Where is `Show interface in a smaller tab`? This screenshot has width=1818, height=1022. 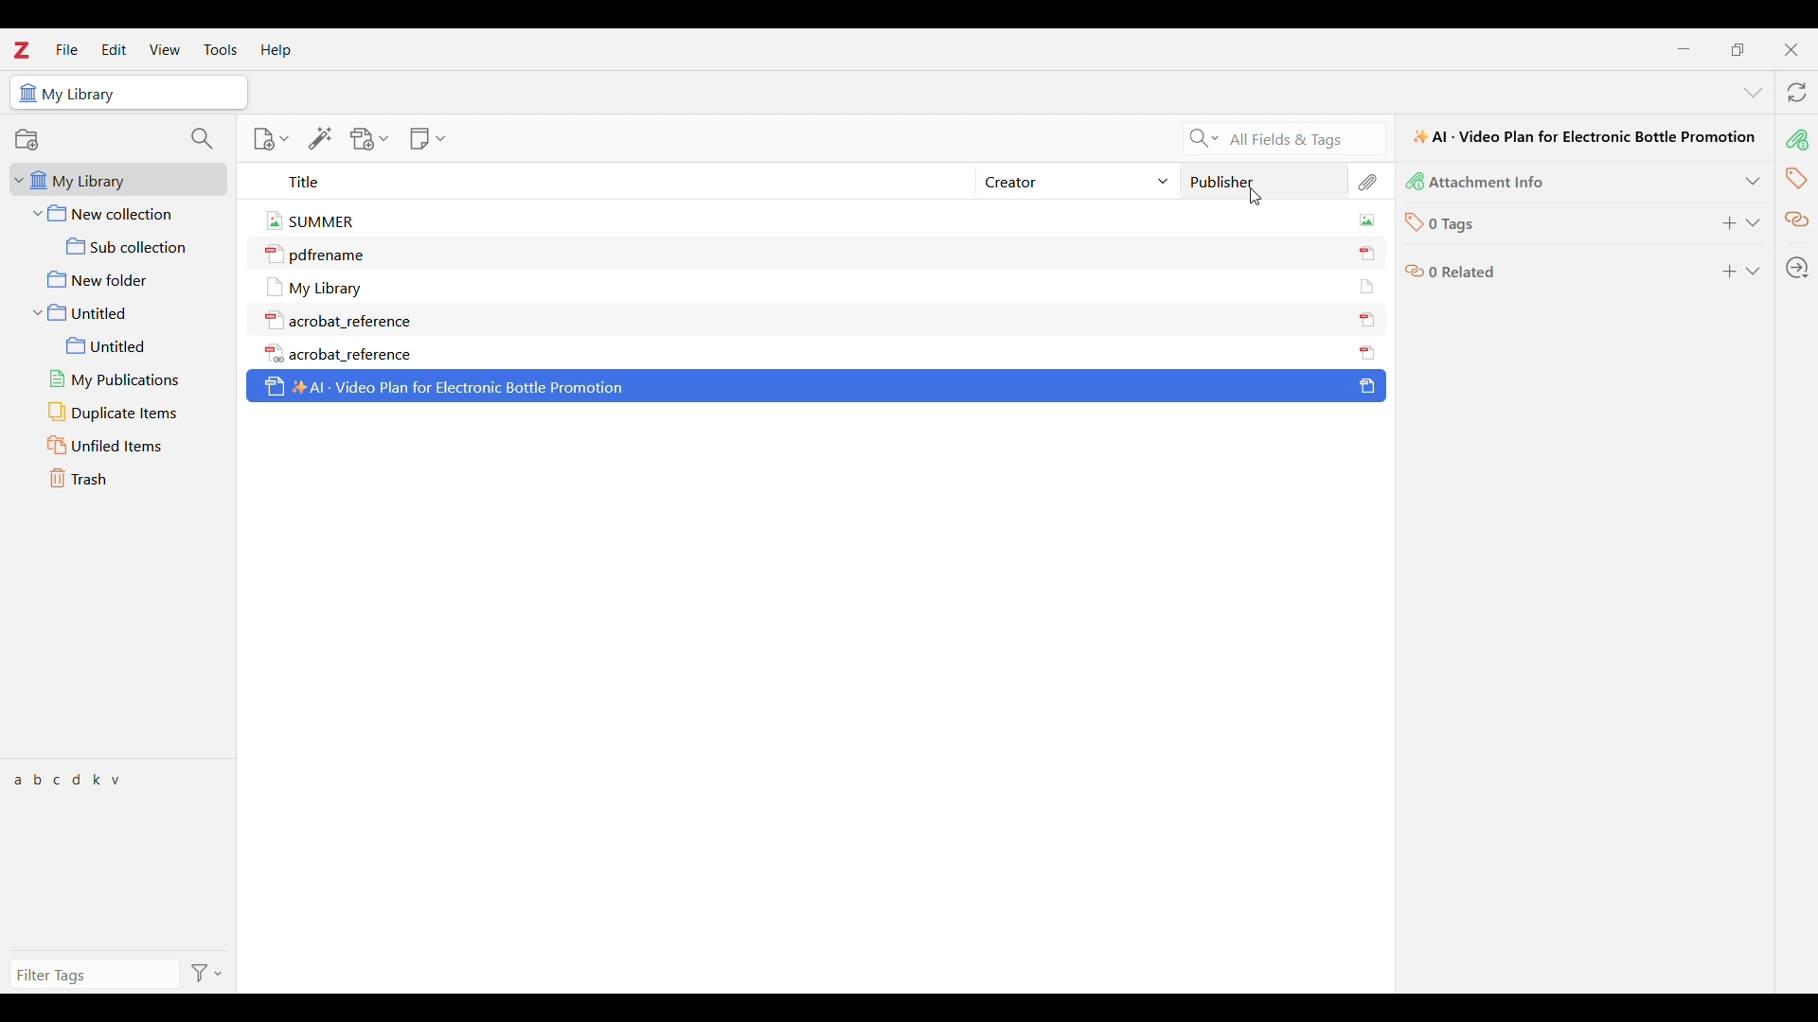
Show interface in a smaller tab is located at coordinates (1738, 49).